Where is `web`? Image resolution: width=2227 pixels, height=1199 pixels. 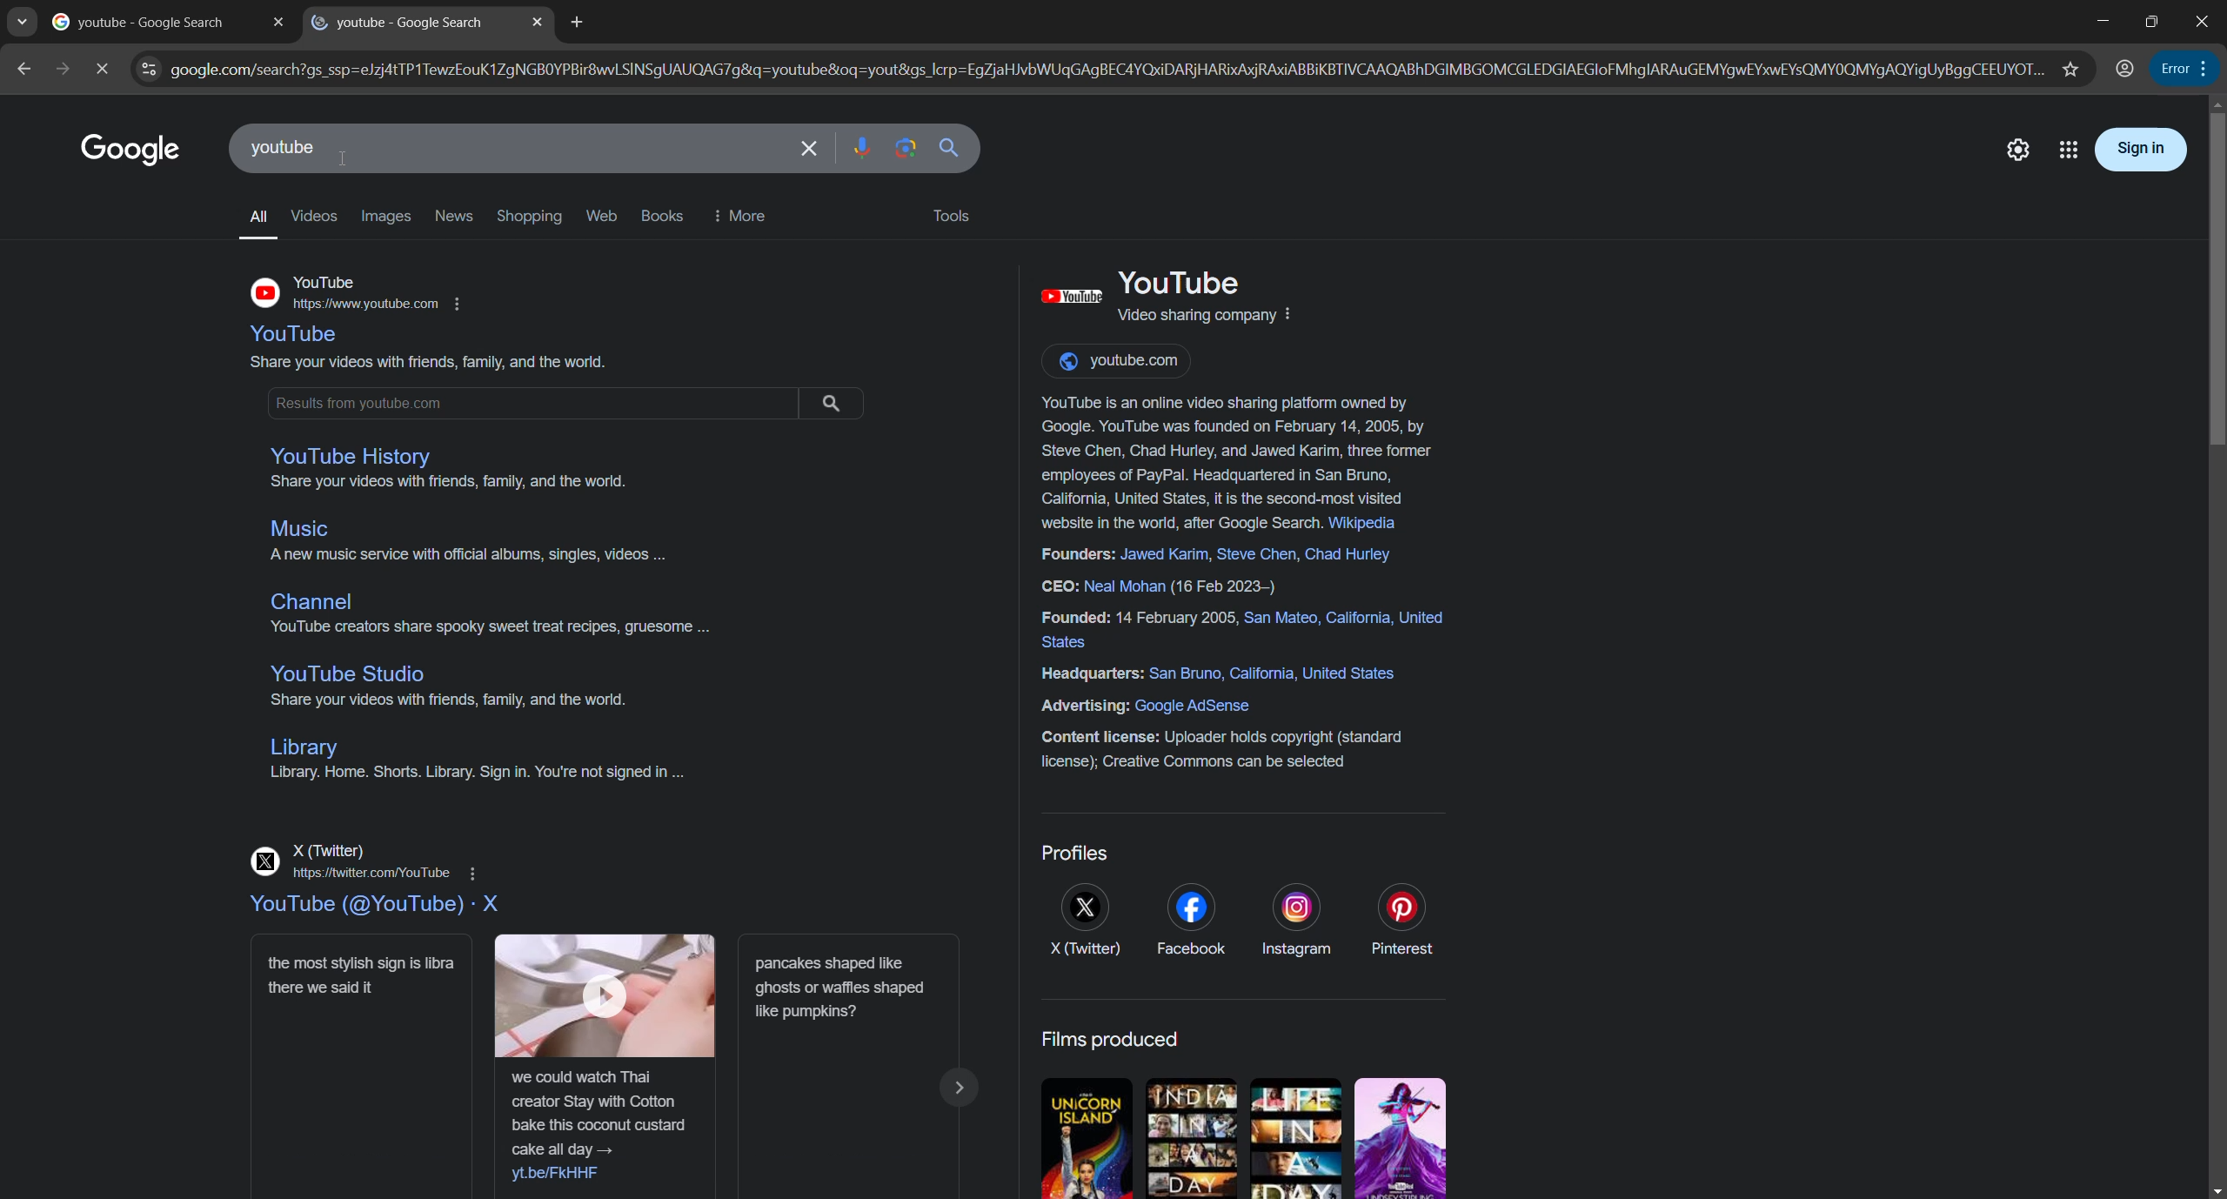 web is located at coordinates (602, 215).